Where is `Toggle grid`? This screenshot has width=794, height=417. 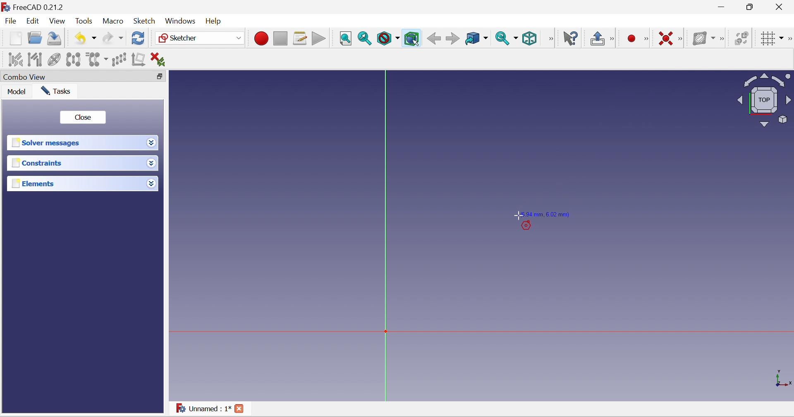
Toggle grid is located at coordinates (772, 38).